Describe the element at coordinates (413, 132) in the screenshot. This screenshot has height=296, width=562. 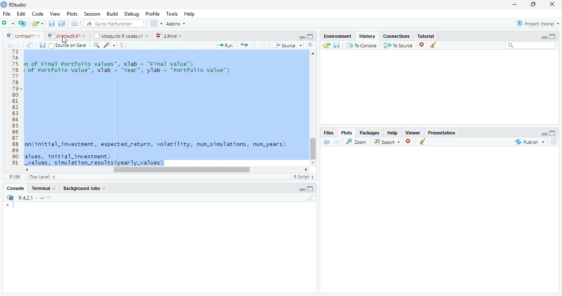
I see `Viewer` at that location.